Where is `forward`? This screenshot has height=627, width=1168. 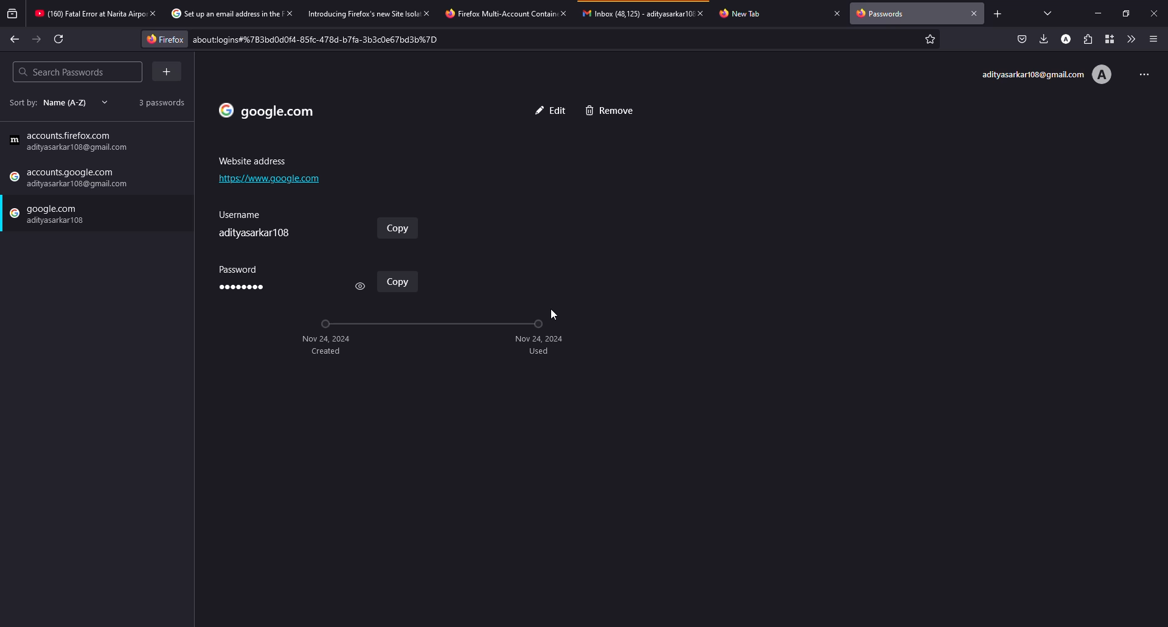 forward is located at coordinates (37, 40).